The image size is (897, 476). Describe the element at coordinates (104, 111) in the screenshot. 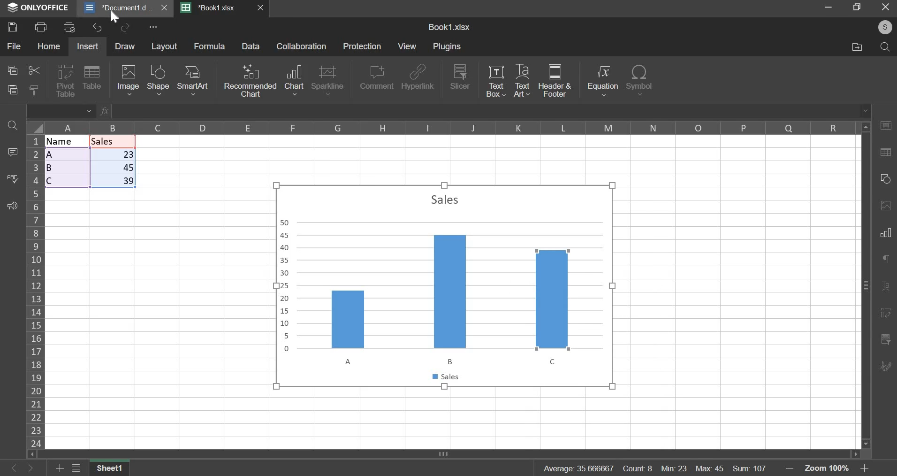

I see `Formula` at that location.